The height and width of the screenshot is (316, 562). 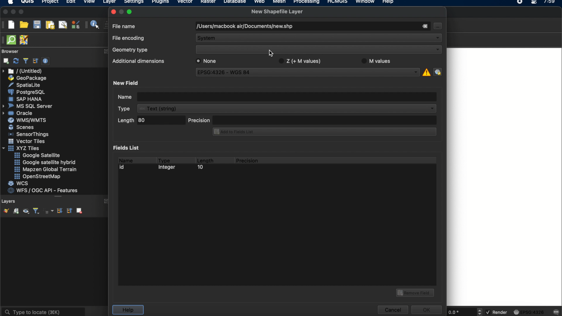 What do you see at coordinates (424, 26) in the screenshot?
I see `remove` at bounding box center [424, 26].